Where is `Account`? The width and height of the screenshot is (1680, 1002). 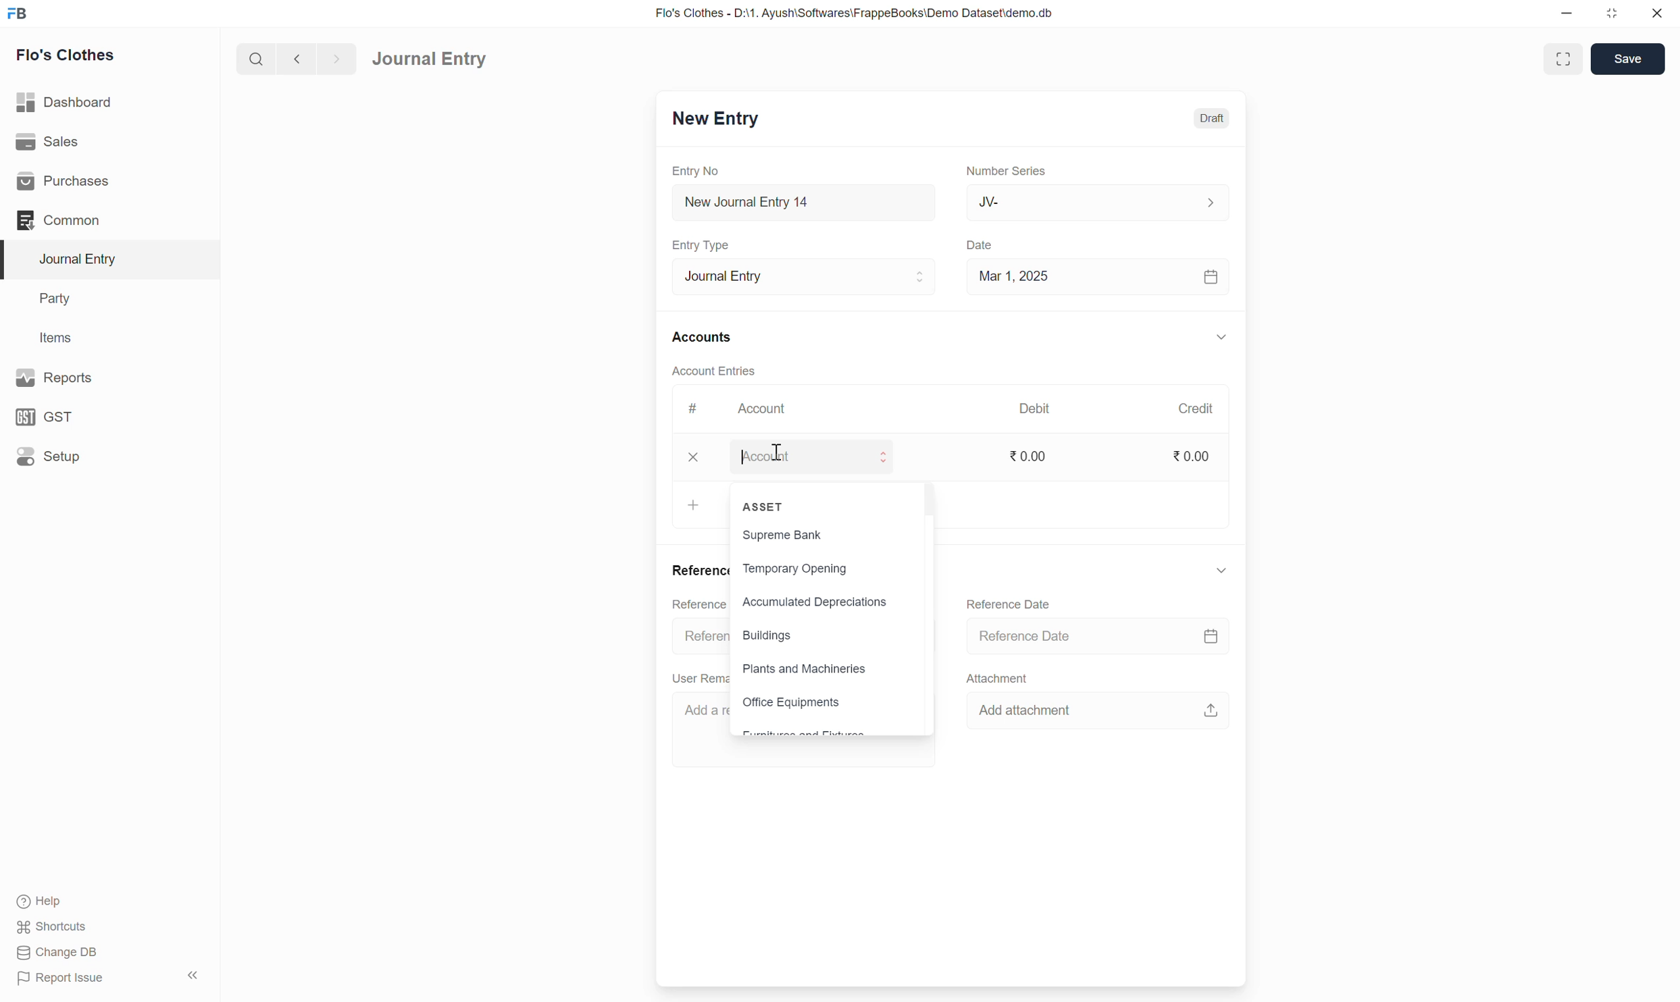 Account is located at coordinates (821, 457).